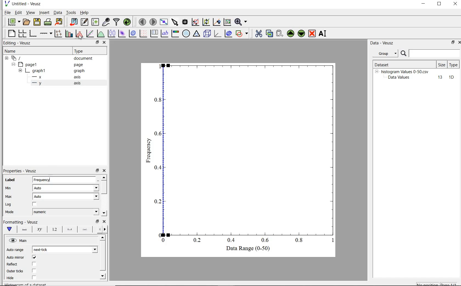 Image resolution: width=461 pixels, height=286 pixels. I want to click on histogram of a dataset, so click(79, 34).